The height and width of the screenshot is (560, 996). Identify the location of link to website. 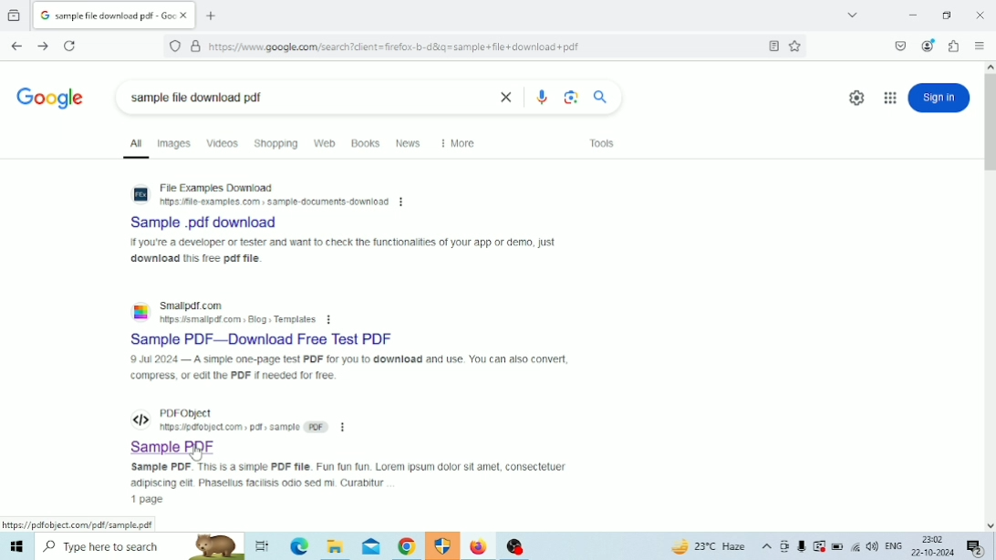
(244, 427).